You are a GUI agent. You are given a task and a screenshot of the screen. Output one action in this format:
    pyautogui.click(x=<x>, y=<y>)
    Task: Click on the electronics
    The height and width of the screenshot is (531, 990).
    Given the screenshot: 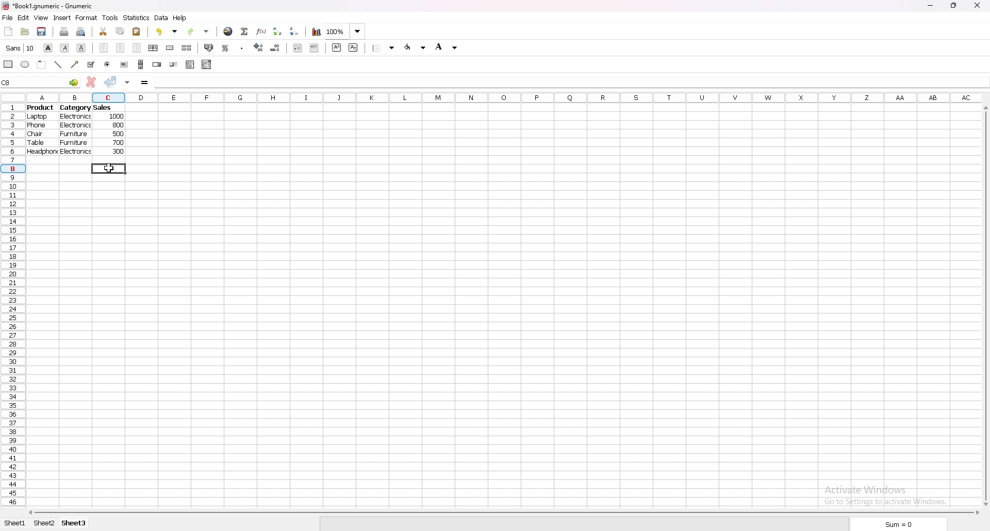 What is the action you would take?
    pyautogui.click(x=76, y=124)
    